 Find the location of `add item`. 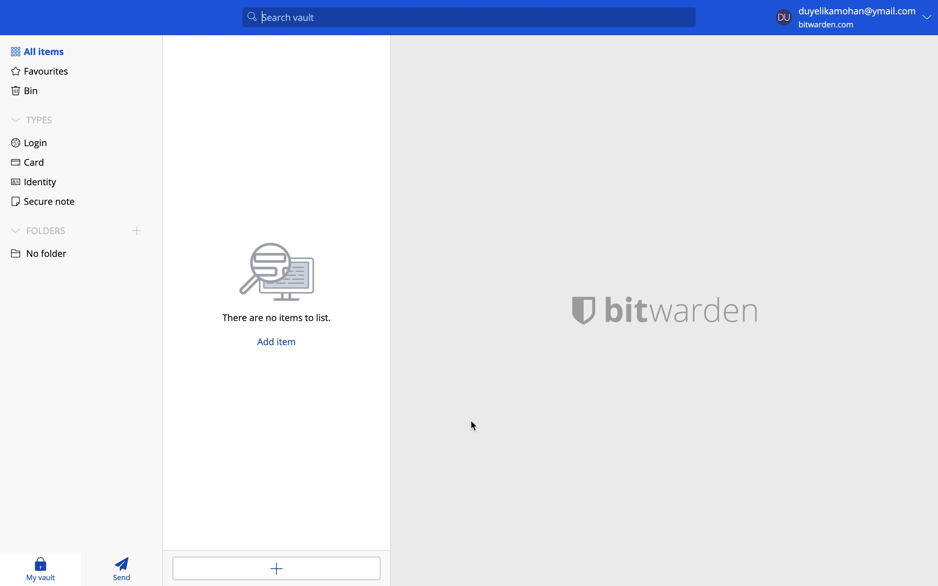

add item is located at coordinates (278, 567).